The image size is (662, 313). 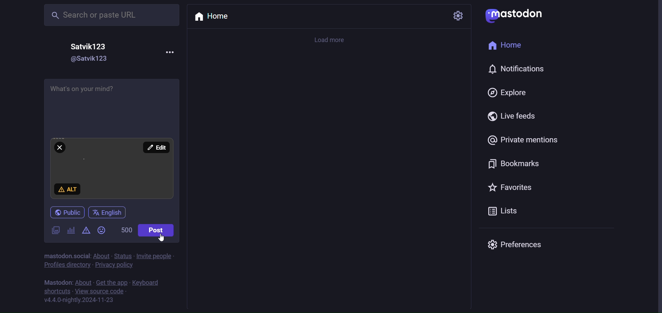 What do you see at coordinates (90, 47) in the screenshot?
I see `Satvik123` at bounding box center [90, 47].